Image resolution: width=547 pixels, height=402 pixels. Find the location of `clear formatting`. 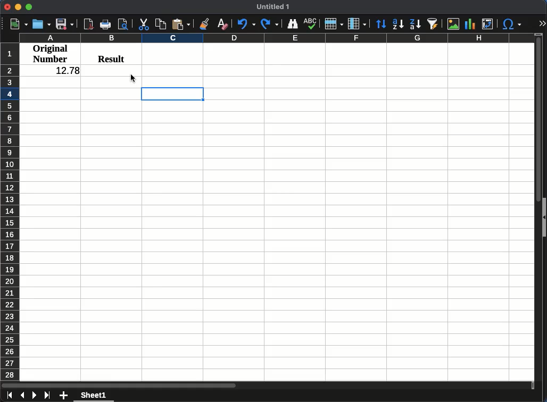

clear formatting is located at coordinates (222, 25).